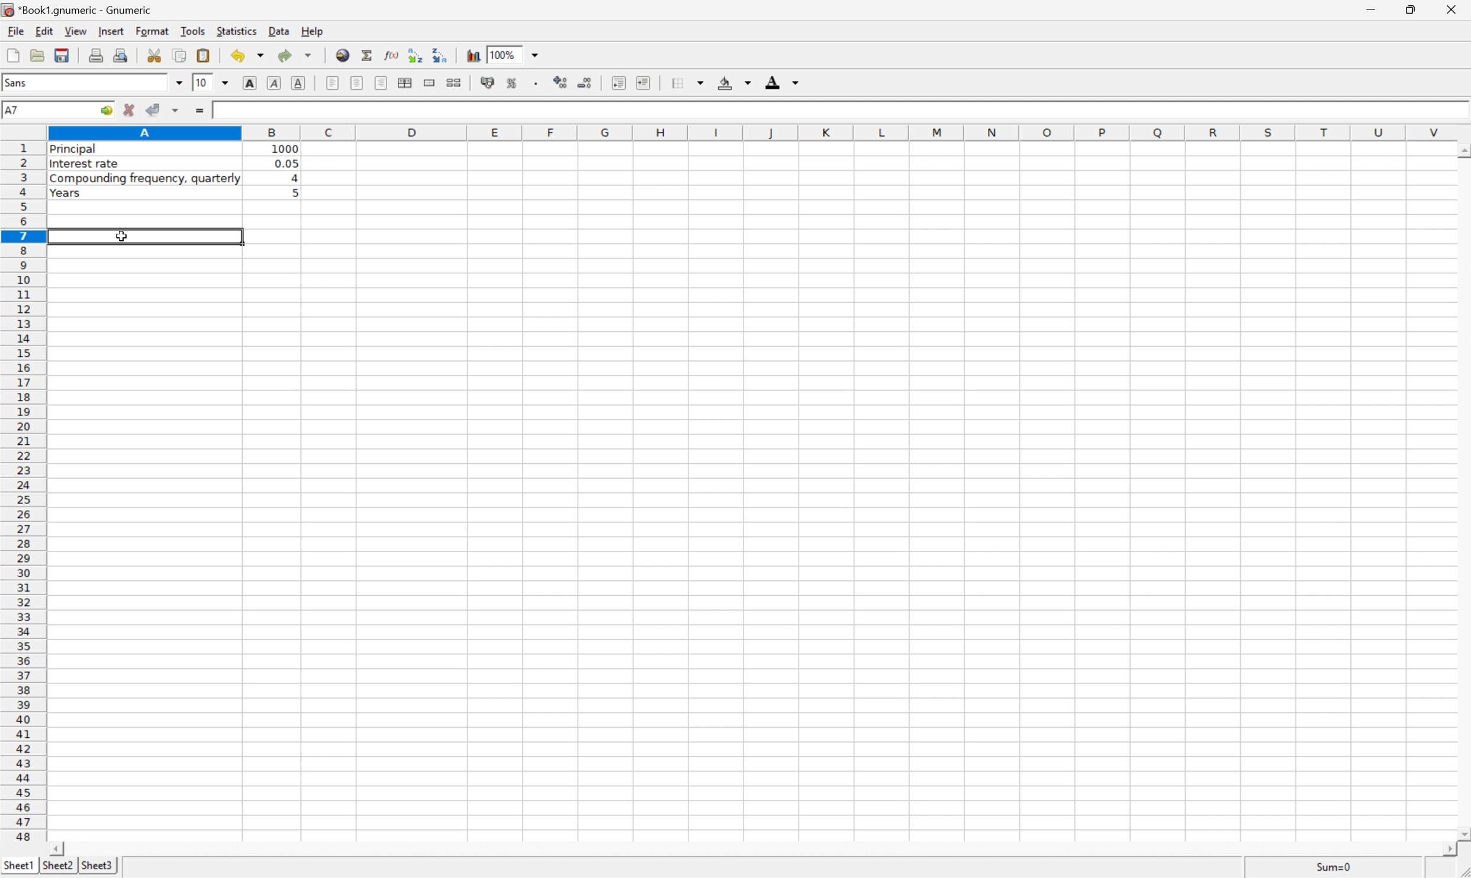 The height and width of the screenshot is (878, 1471). I want to click on data, so click(278, 32).